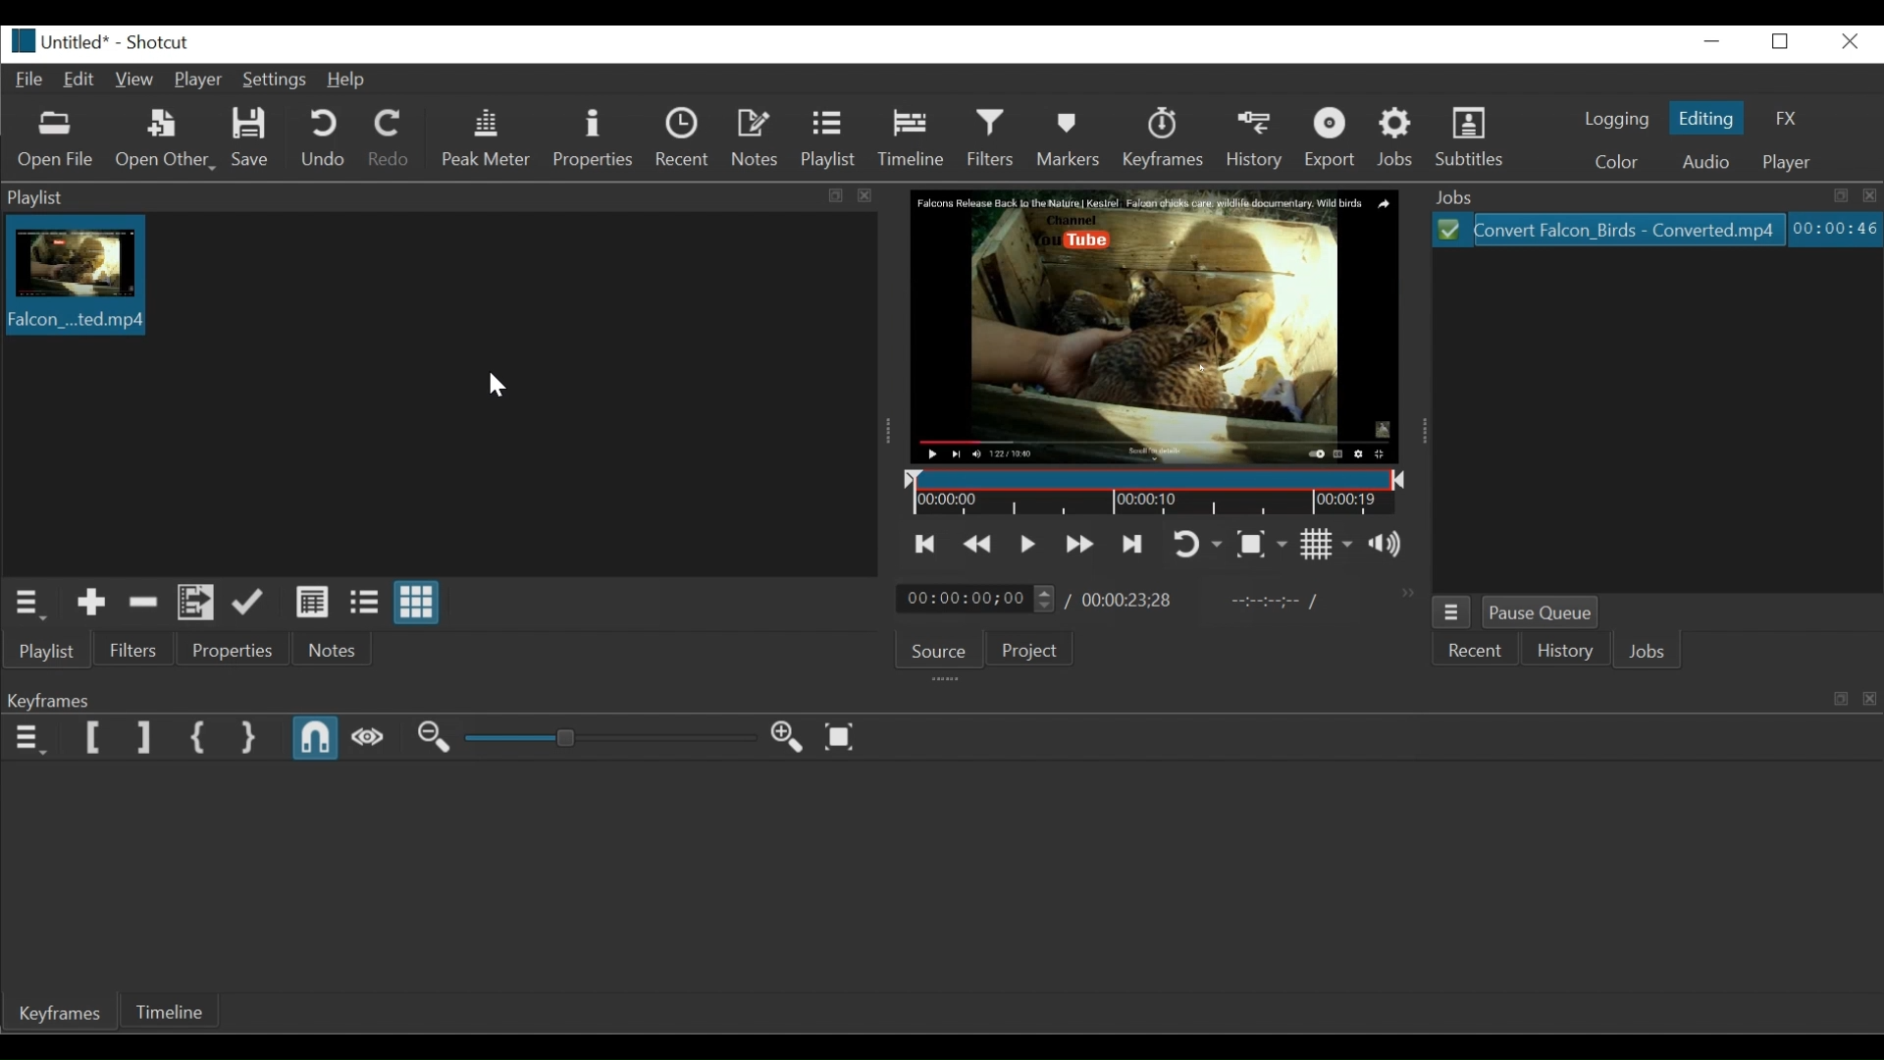 This screenshot has width=1884, height=1060. I want to click on Edit, so click(79, 79).